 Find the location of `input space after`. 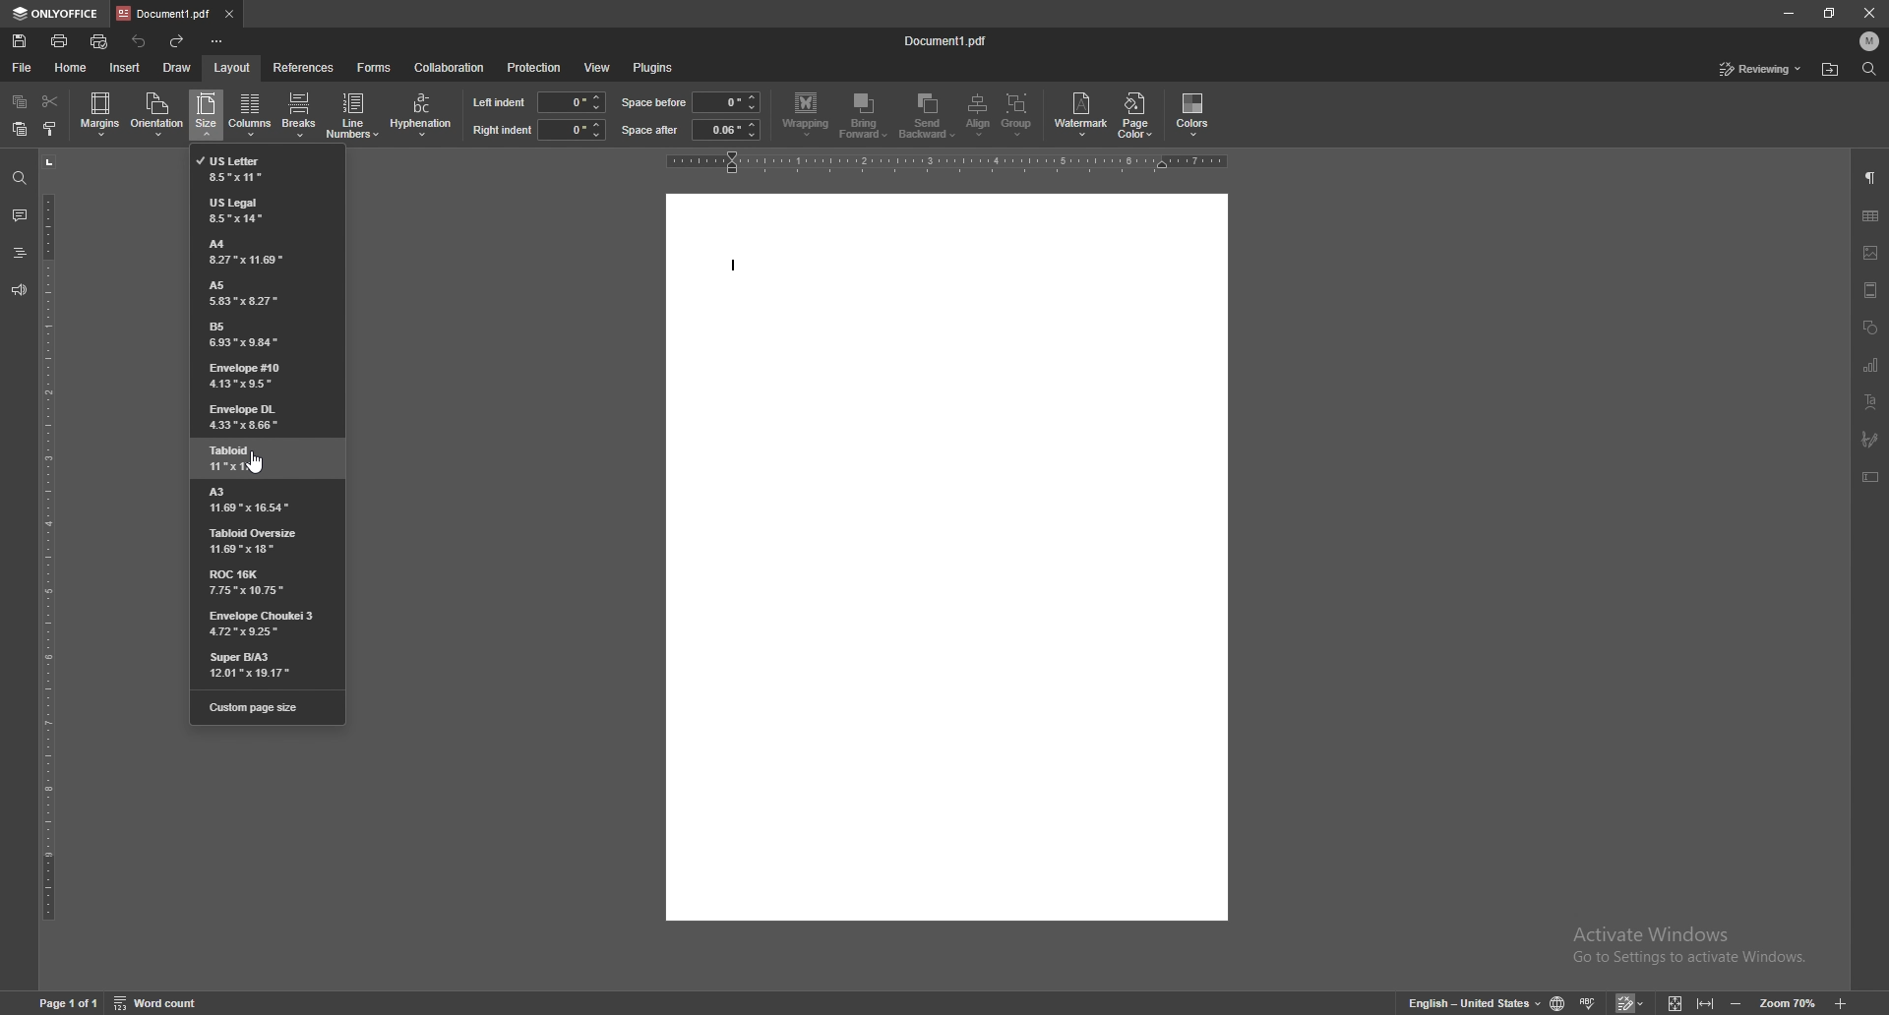

input space after is located at coordinates (726, 130).